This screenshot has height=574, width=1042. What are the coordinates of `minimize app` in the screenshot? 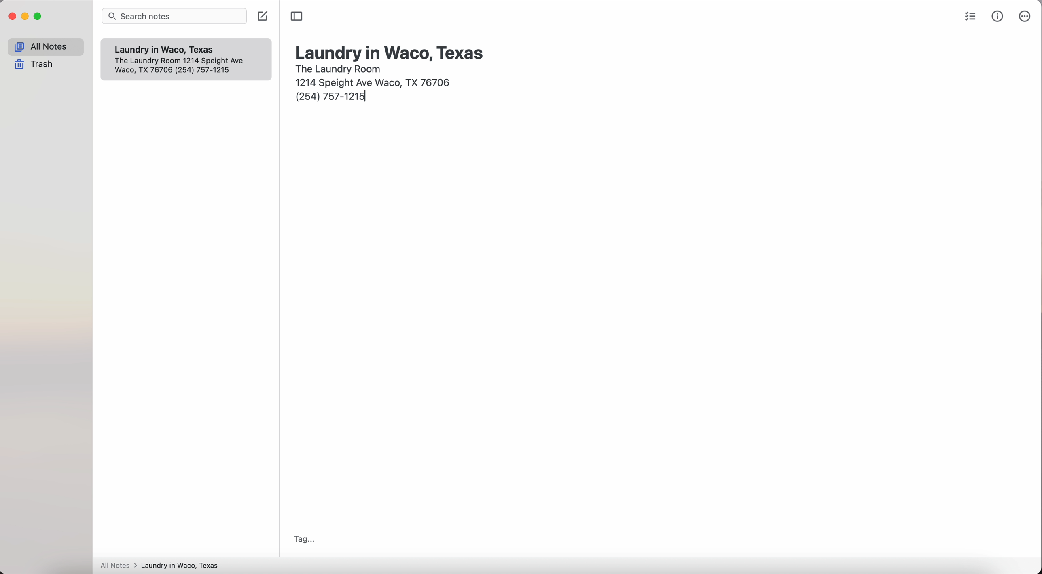 It's located at (25, 16).